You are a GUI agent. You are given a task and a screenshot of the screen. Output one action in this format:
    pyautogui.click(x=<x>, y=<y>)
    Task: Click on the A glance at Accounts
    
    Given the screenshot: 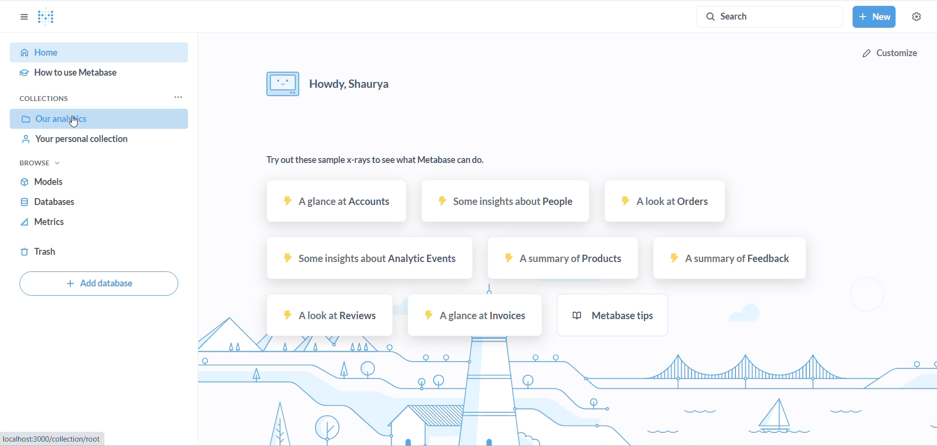 What is the action you would take?
    pyautogui.click(x=335, y=203)
    